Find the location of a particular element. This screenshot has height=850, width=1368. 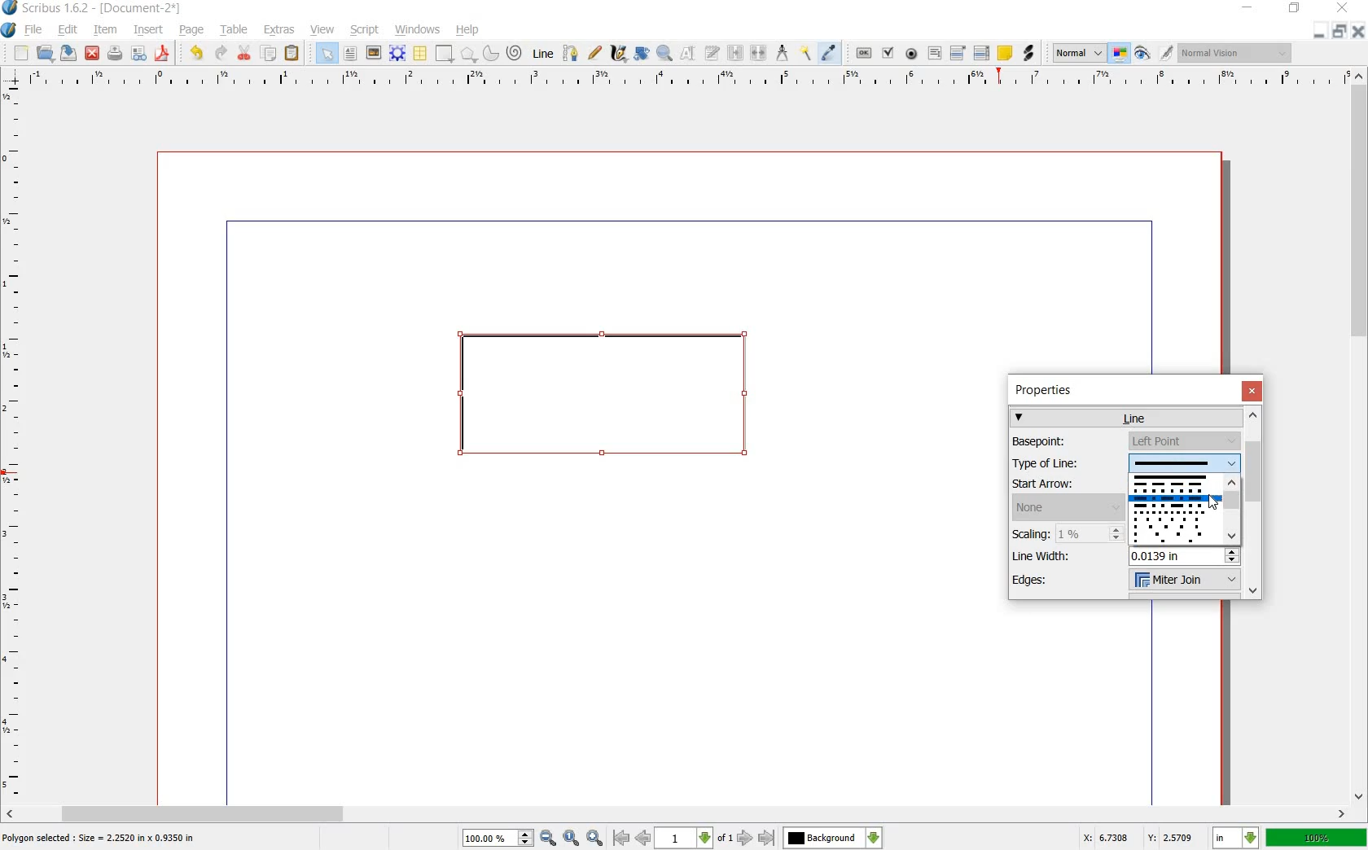

PDF LIST BOX is located at coordinates (980, 53).